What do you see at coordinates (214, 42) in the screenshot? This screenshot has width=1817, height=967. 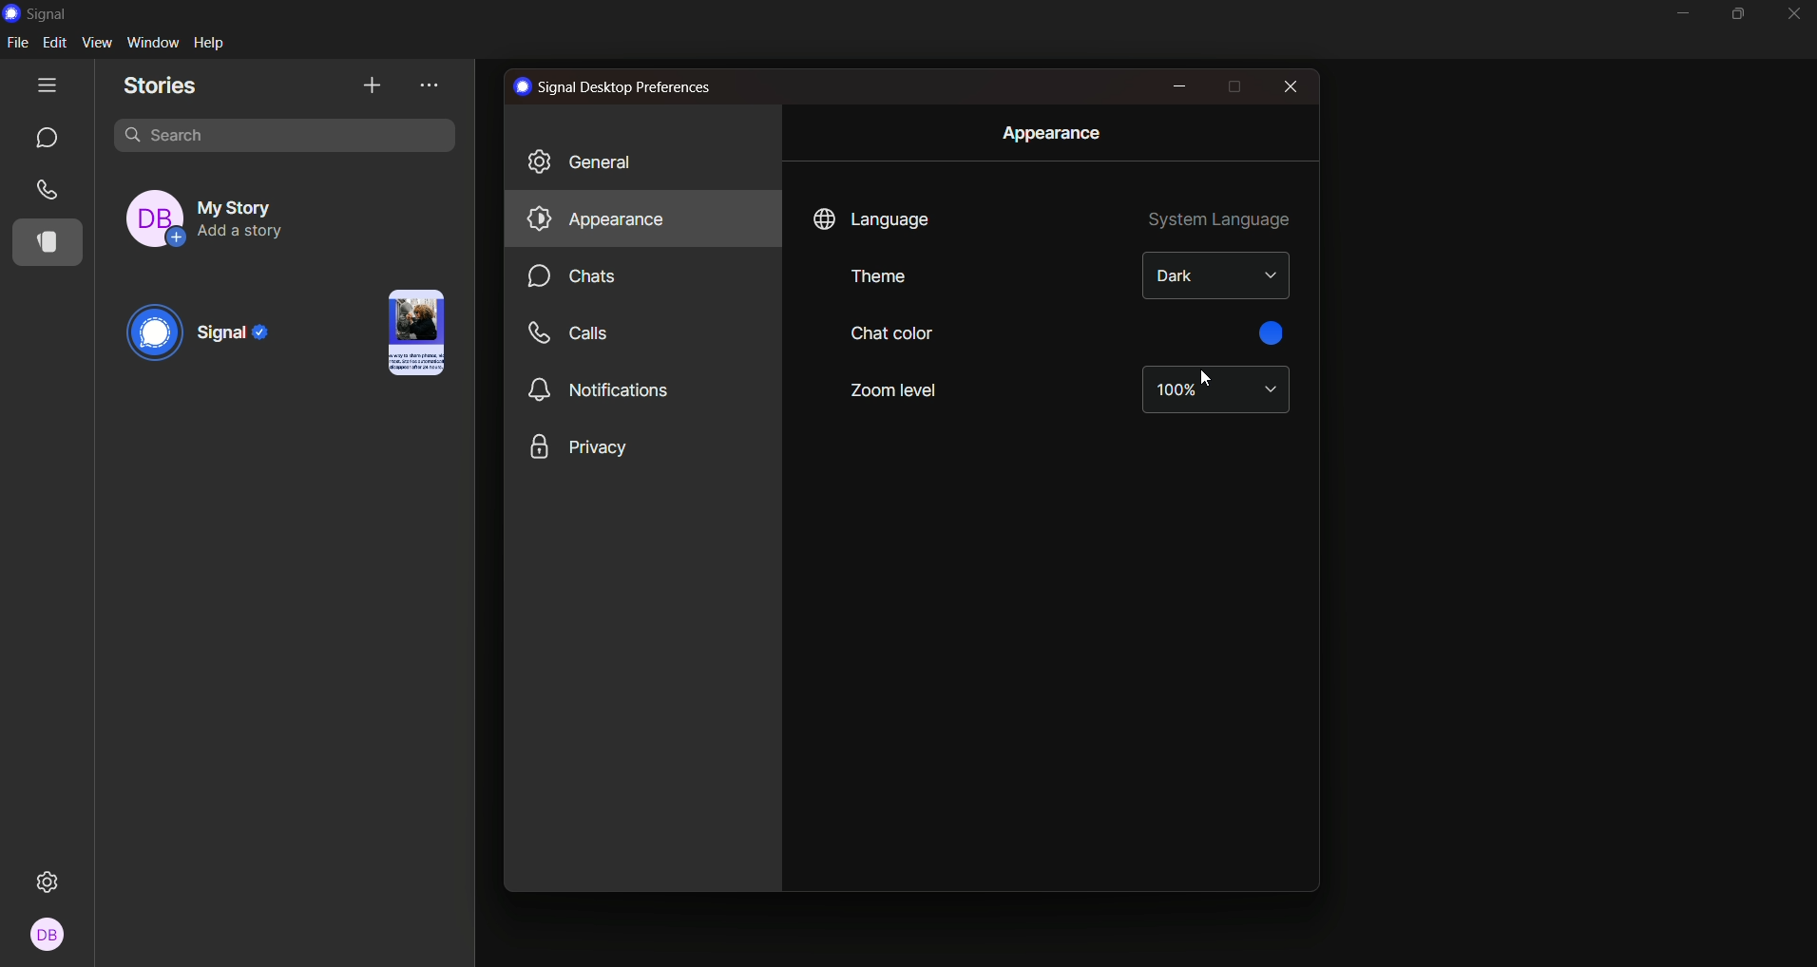 I see `help` at bounding box center [214, 42].